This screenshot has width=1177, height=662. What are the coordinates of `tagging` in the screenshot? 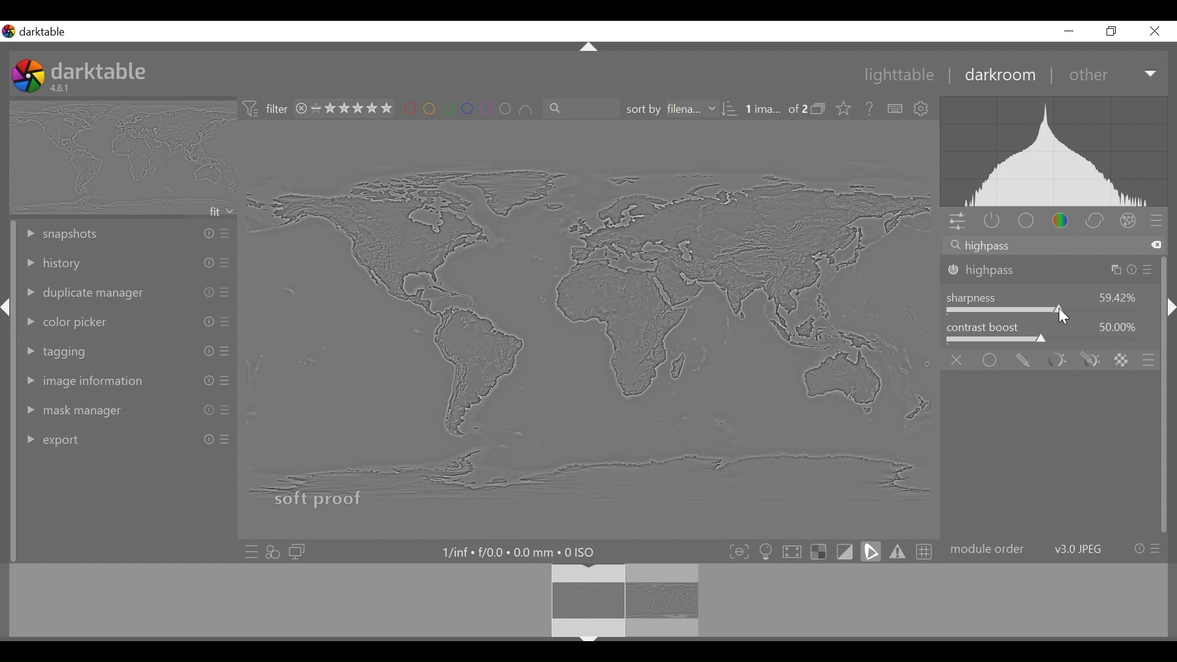 It's located at (127, 349).